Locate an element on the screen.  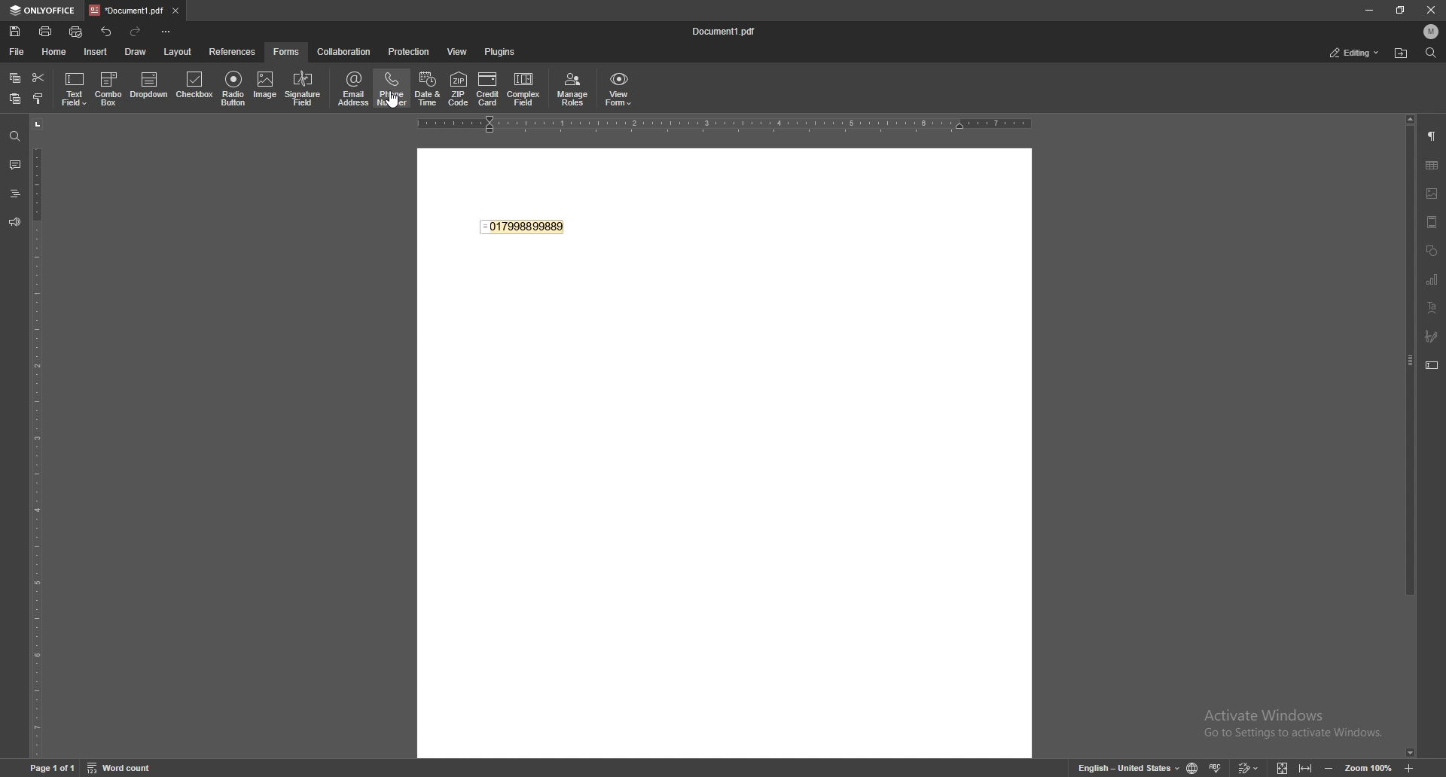
view is located at coordinates (459, 52).